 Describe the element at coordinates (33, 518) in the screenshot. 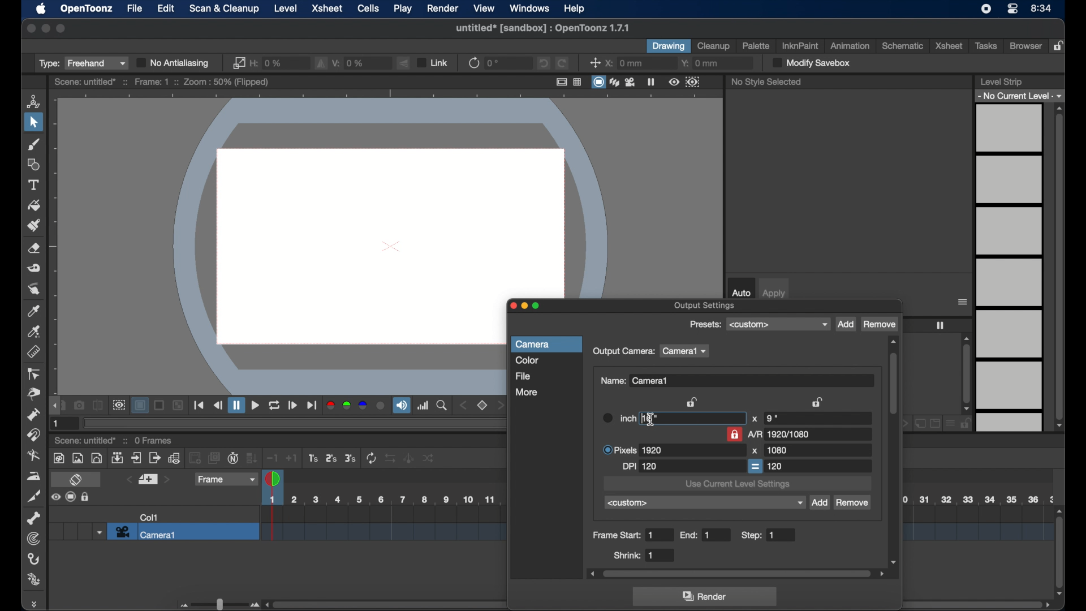

I see `skeleton tool` at that location.